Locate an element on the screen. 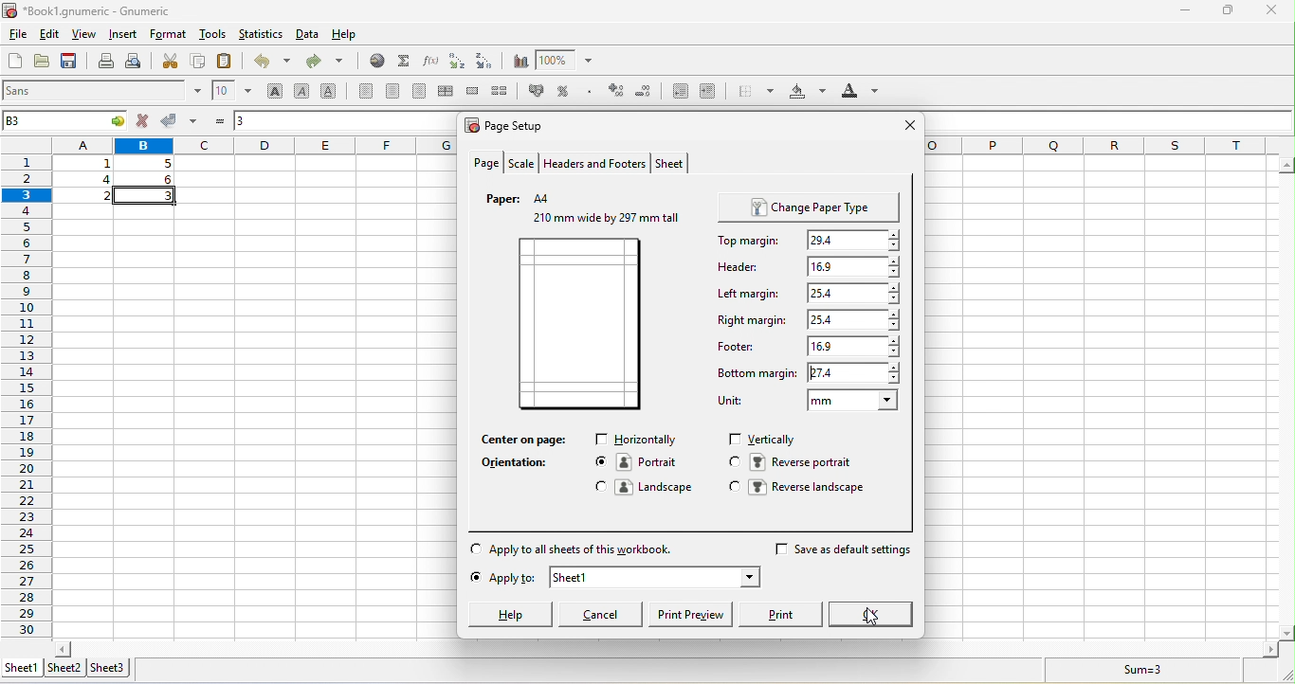  bold is located at coordinates (273, 92).